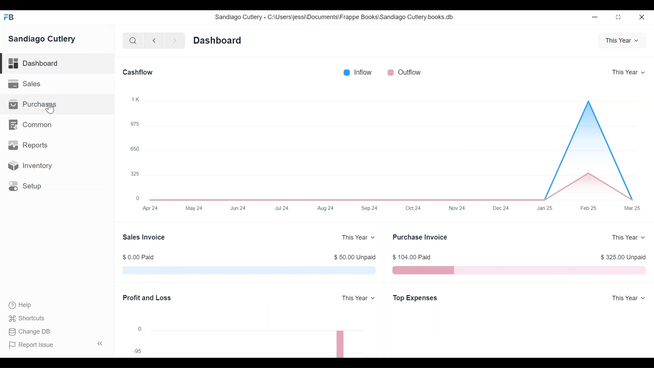 Image resolution: width=654 pixels, height=368 pixels. Describe the element at coordinates (32, 125) in the screenshot. I see `Common` at that location.